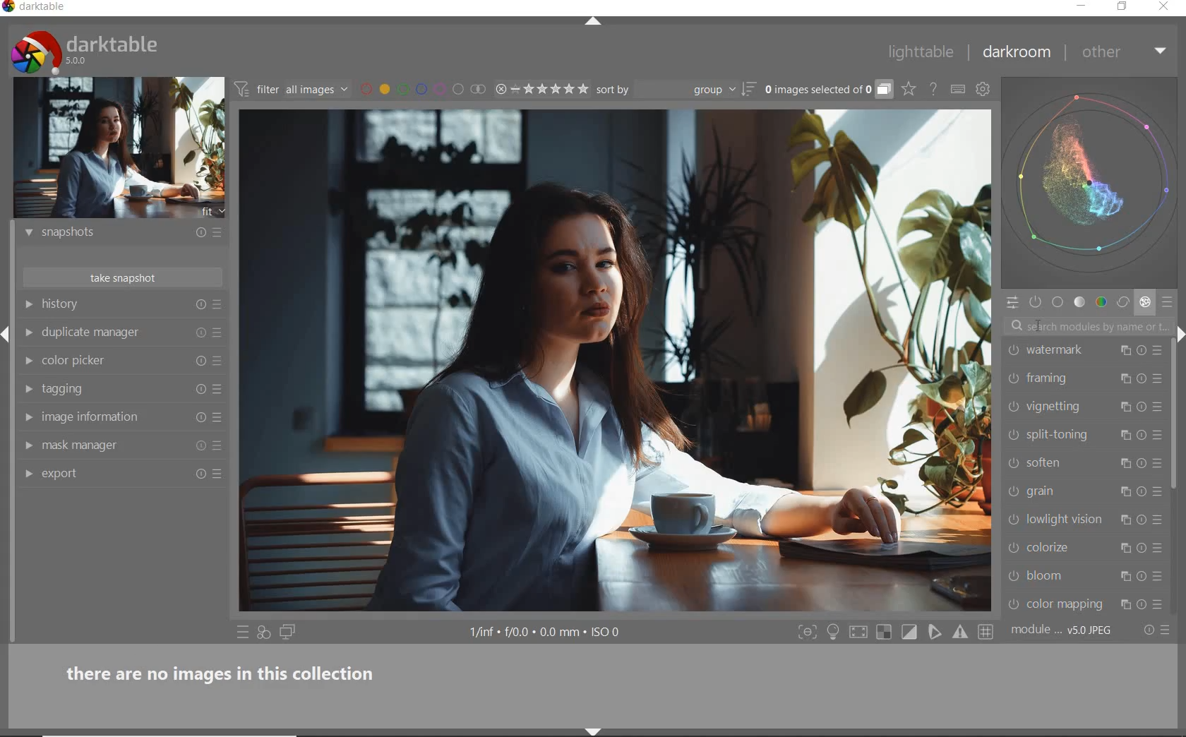  I want to click on sort, so click(675, 90).